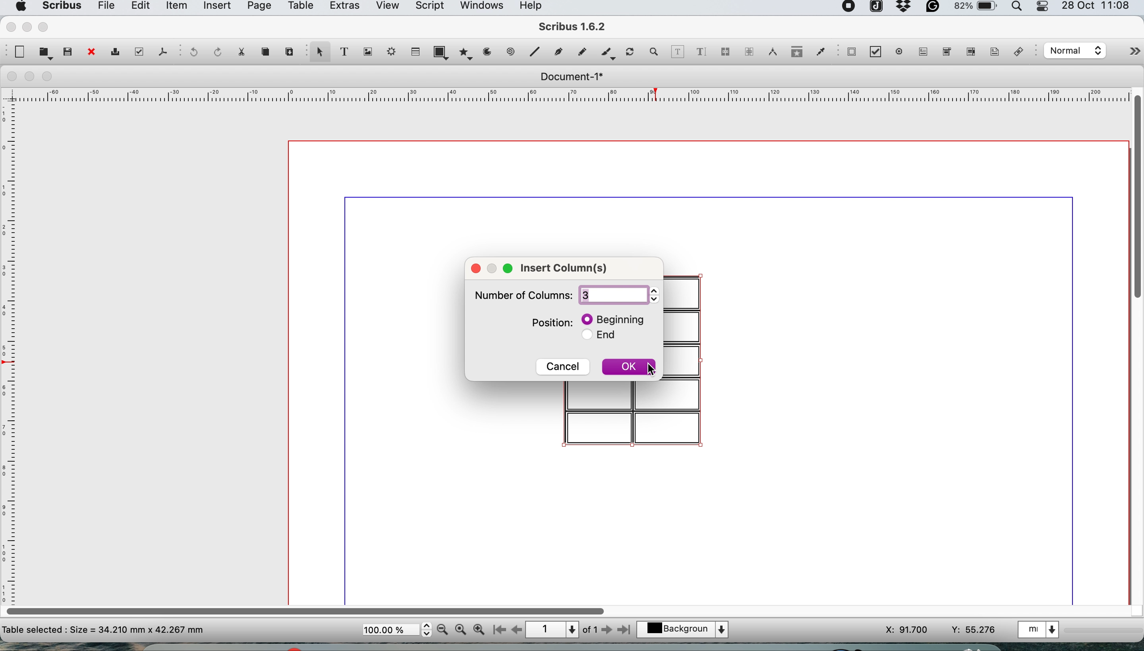 This screenshot has width=1144, height=651. I want to click on windows, so click(481, 8).